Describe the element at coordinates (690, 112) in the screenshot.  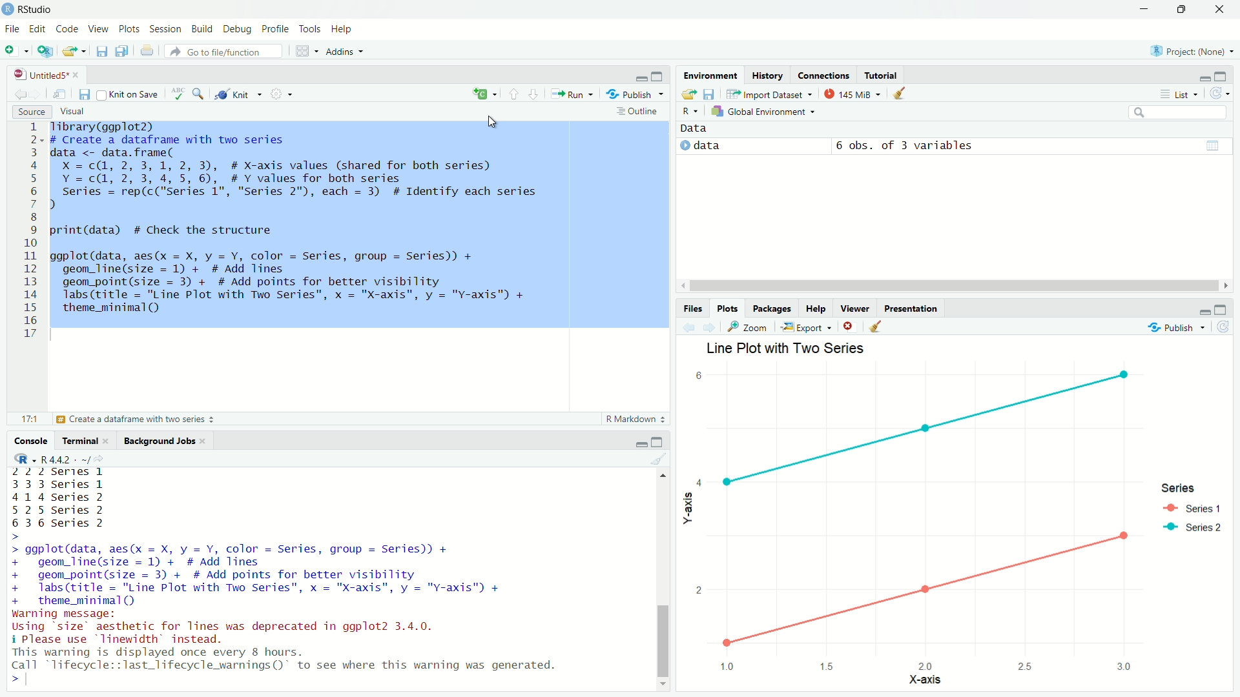
I see `R` at that location.